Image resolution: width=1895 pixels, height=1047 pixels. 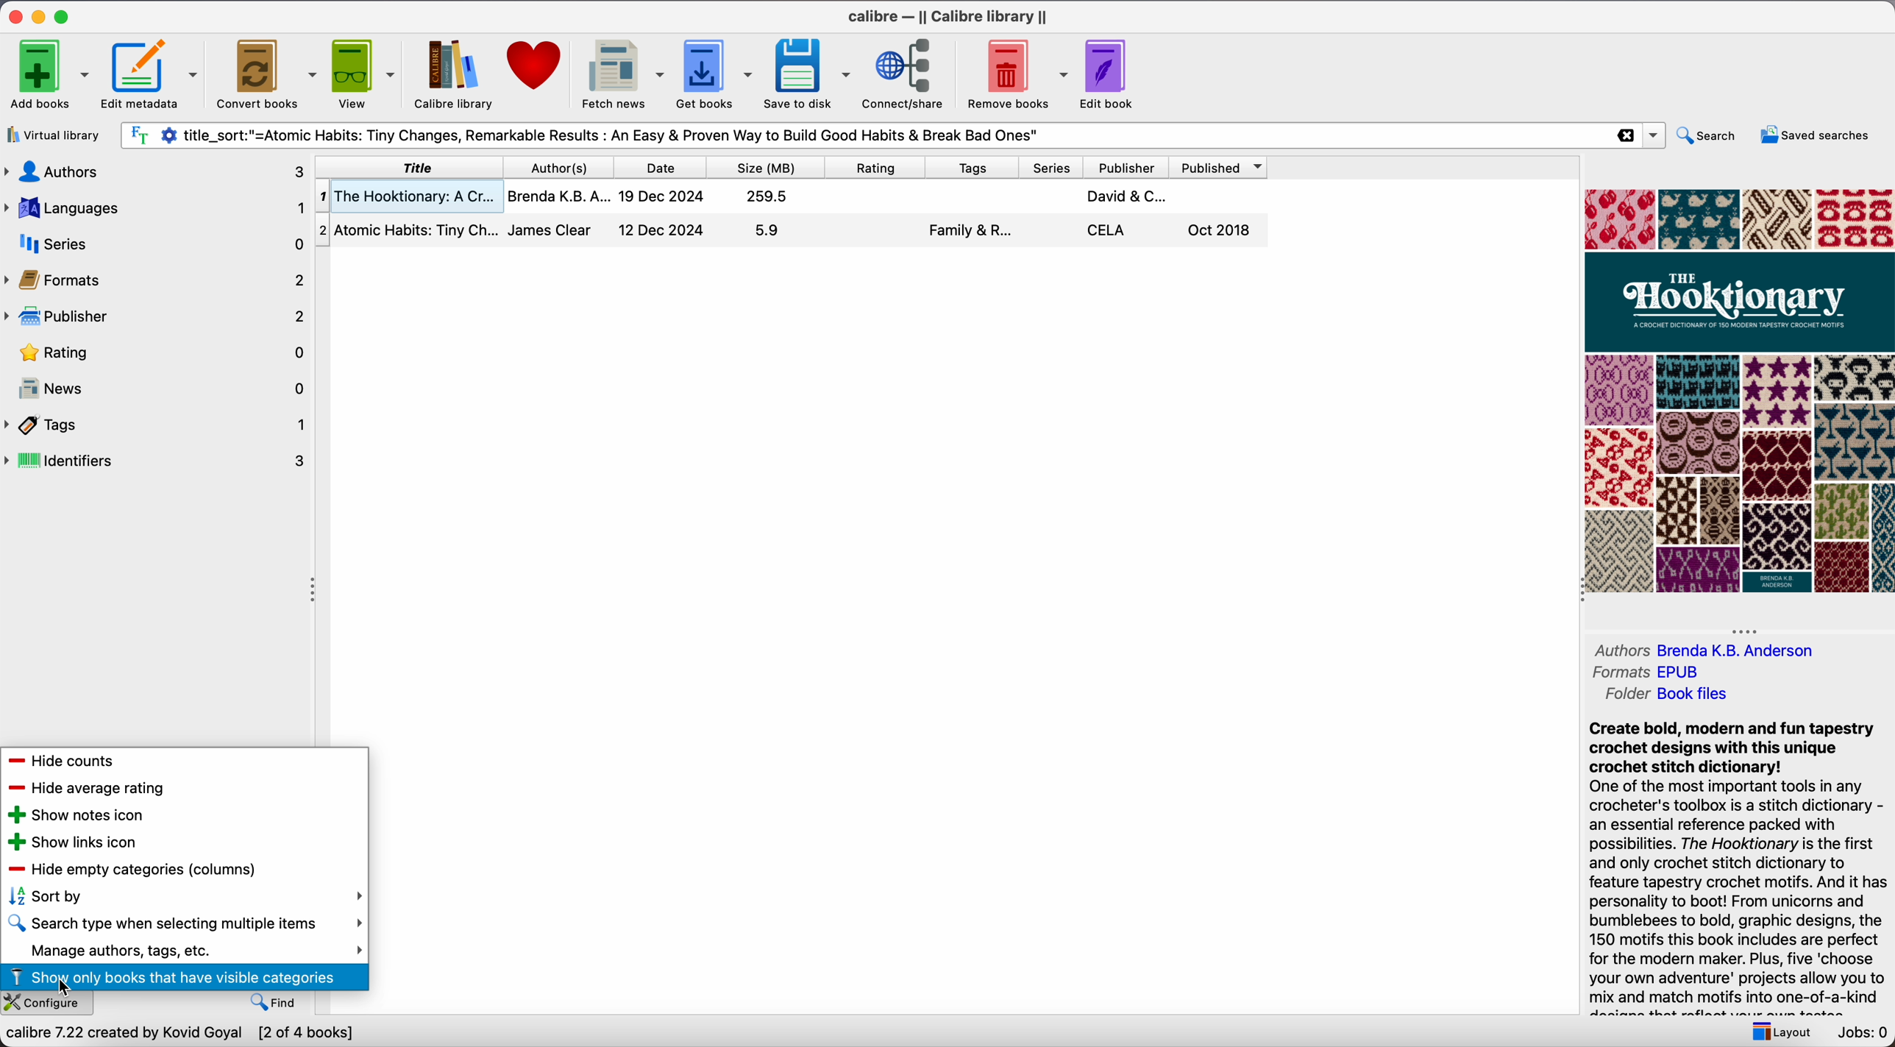 I want to click on synopsis, so click(x=1742, y=866).